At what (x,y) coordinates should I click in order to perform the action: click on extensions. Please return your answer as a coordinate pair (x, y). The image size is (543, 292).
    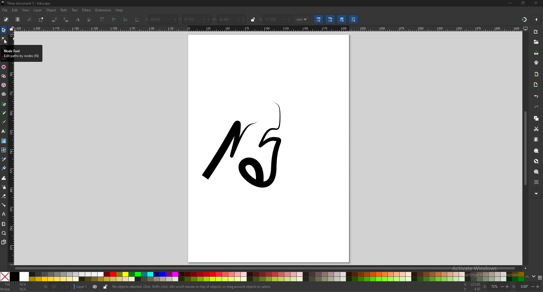
    Looking at the image, I should click on (104, 10).